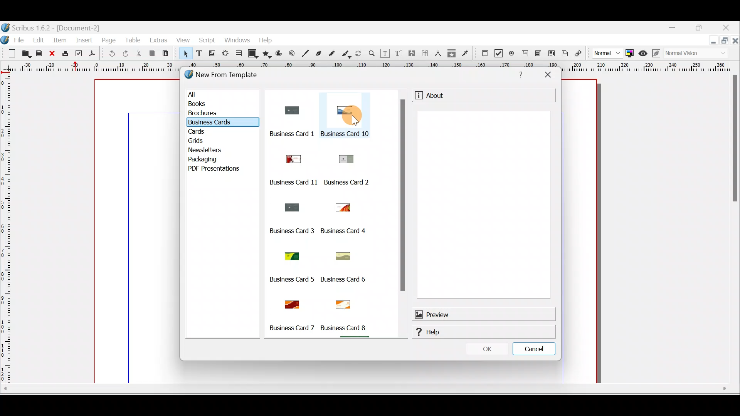 This screenshot has height=416, width=740. What do you see at coordinates (282, 134) in the screenshot?
I see `Business Card 1` at bounding box center [282, 134].